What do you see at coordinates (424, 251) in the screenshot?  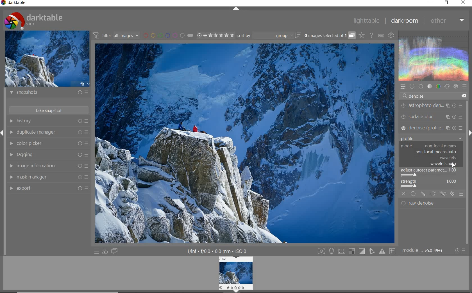 I see `module..v50JPEG` at bounding box center [424, 251].